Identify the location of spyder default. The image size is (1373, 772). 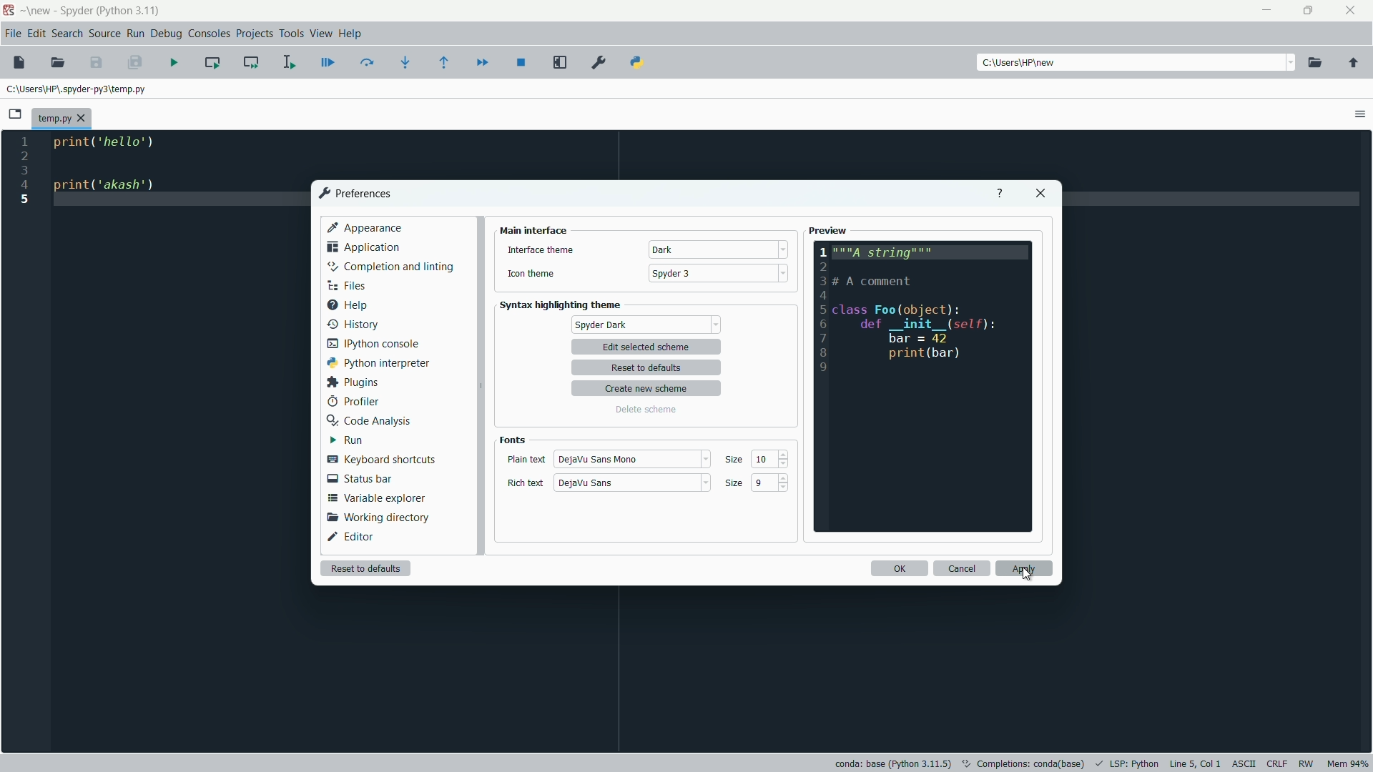
(646, 325).